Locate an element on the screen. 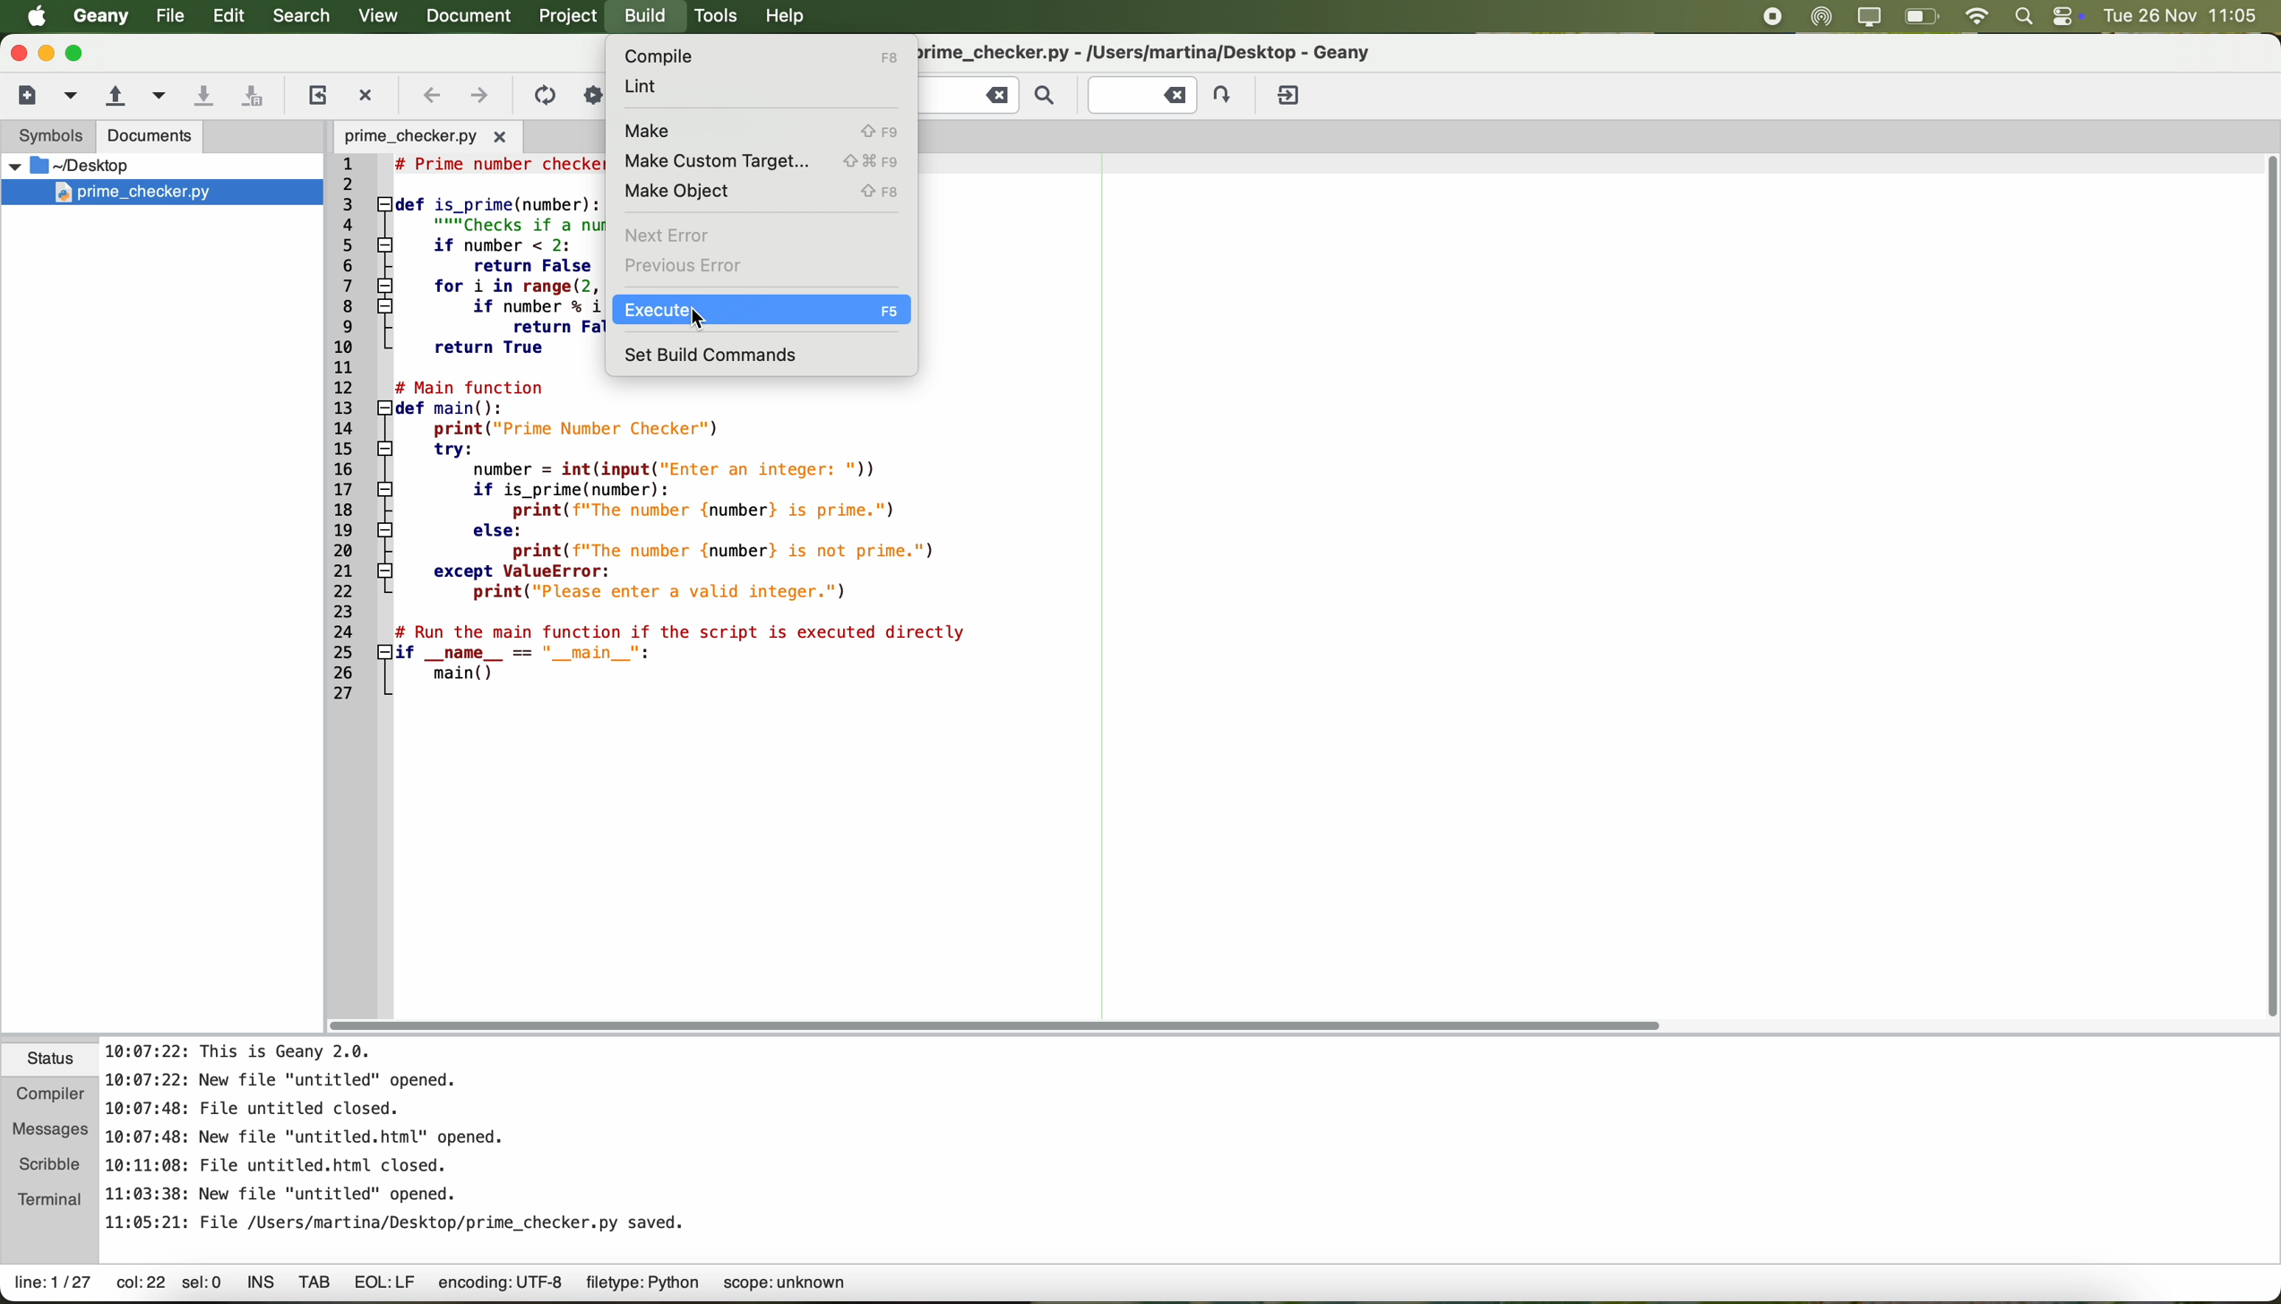 The width and height of the screenshot is (2281, 1304). symbols is located at coordinates (47, 139).